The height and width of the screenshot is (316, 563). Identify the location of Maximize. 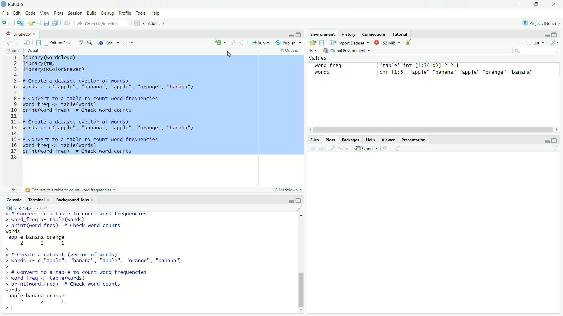
(554, 140).